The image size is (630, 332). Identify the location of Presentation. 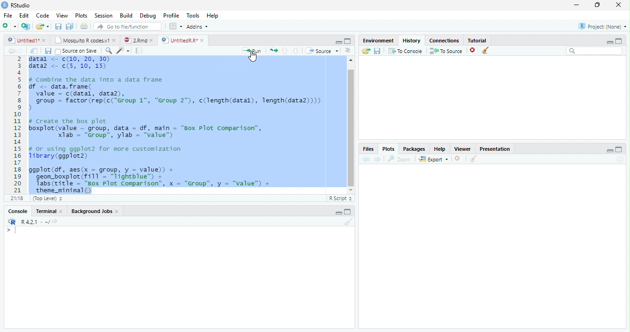
(494, 149).